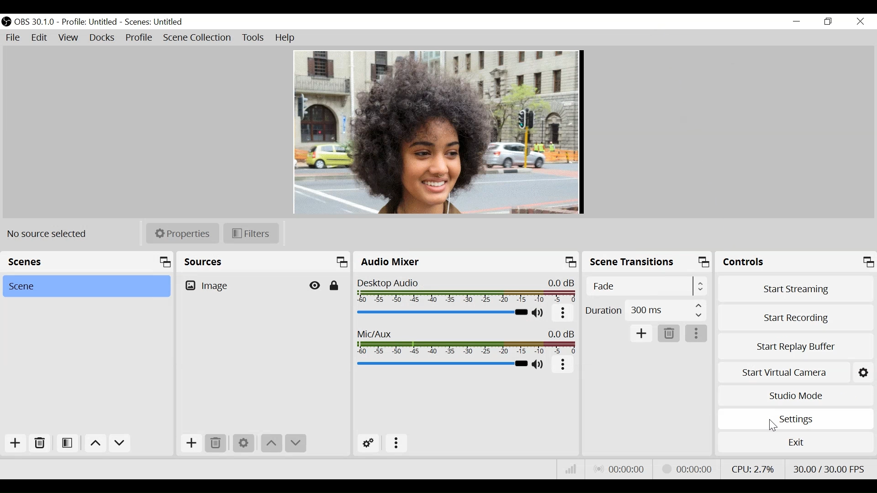 The height and width of the screenshot is (493, 877). What do you see at coordinates (251, 233) in the screenshot?
I see `Filters` at bounding box center [251, 233].